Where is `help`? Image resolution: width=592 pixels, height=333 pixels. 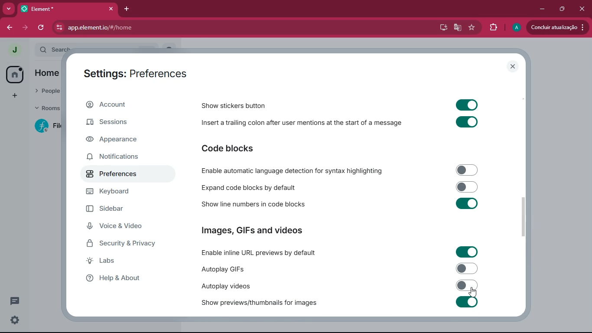 help is located at coordinates (126, 281).